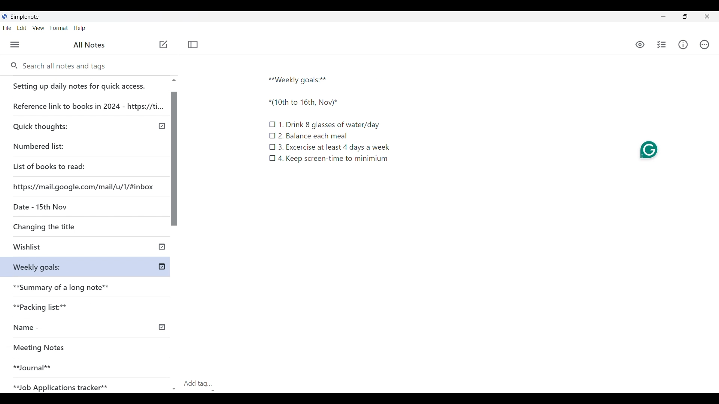 Image resolution: width=719 pixels, height=404 pixels. Describe the element at coordinates (86, 84) in the screenshot. I see `Setting up daily notes for quick access` at that location.